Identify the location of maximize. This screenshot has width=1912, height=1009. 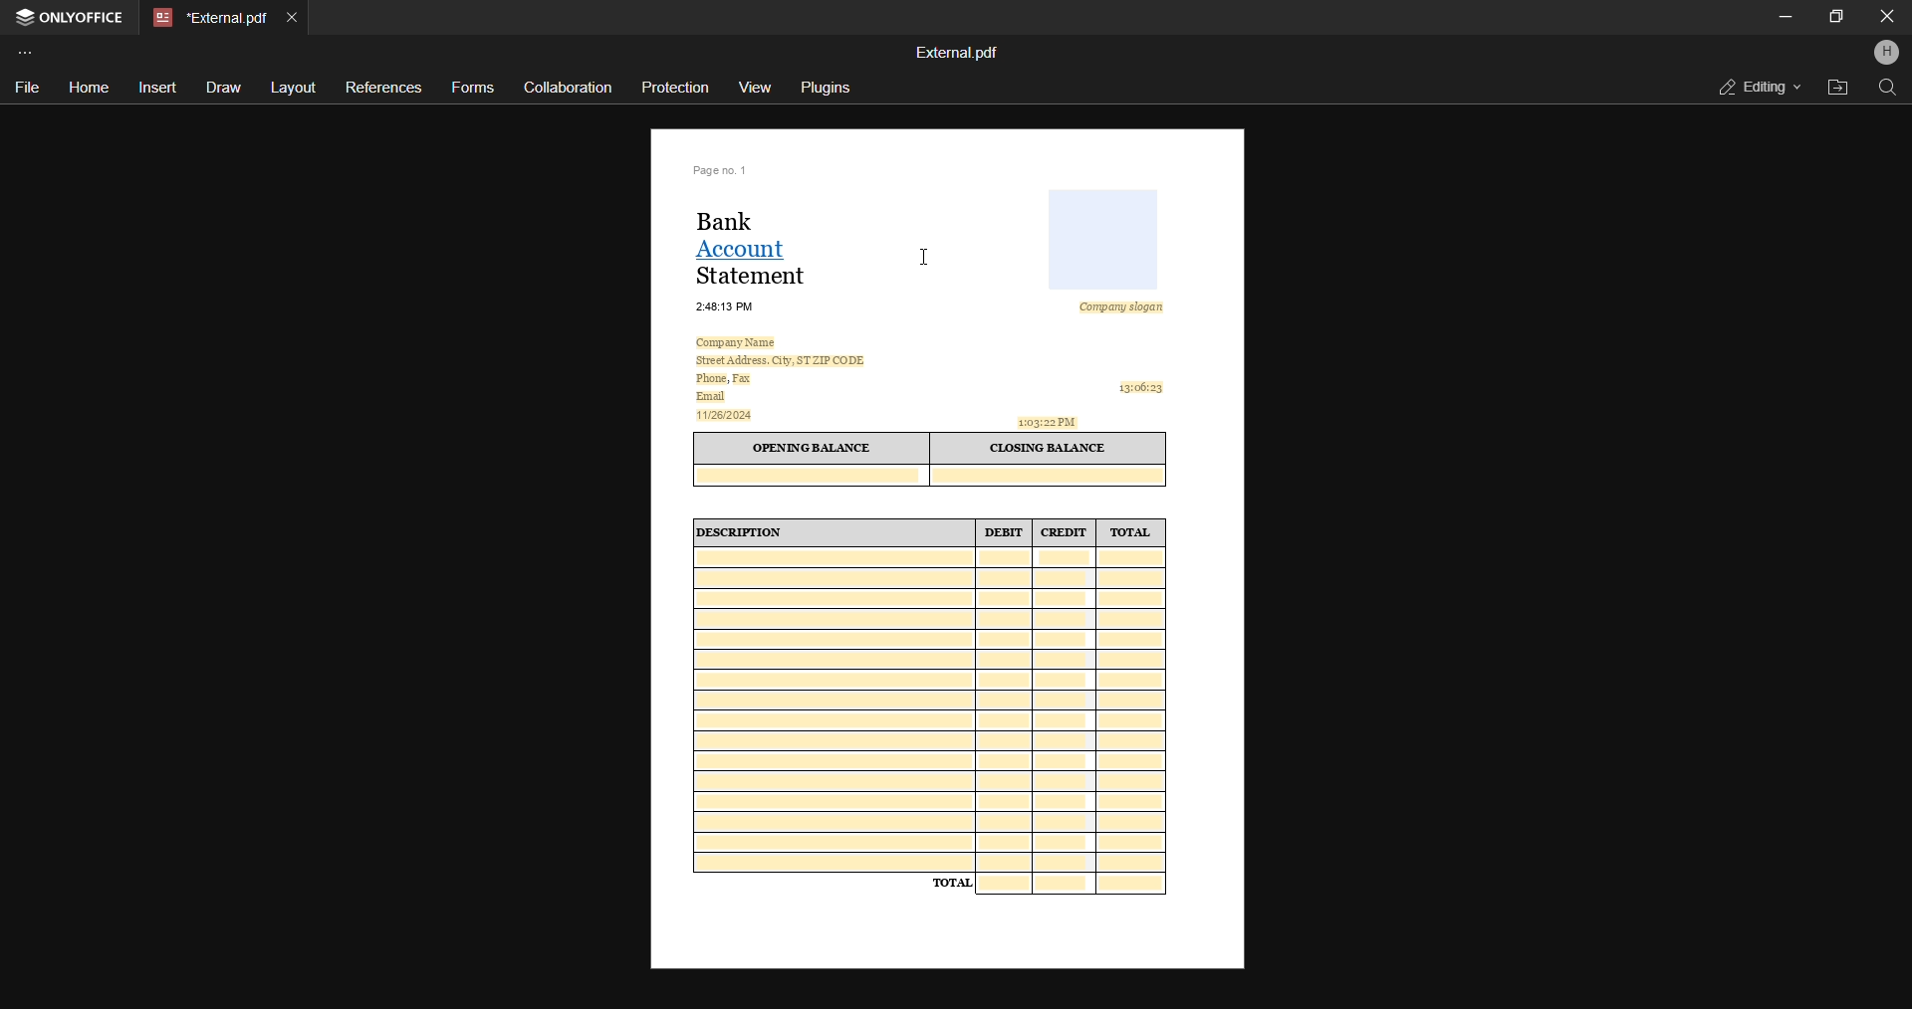
(1835, 15).